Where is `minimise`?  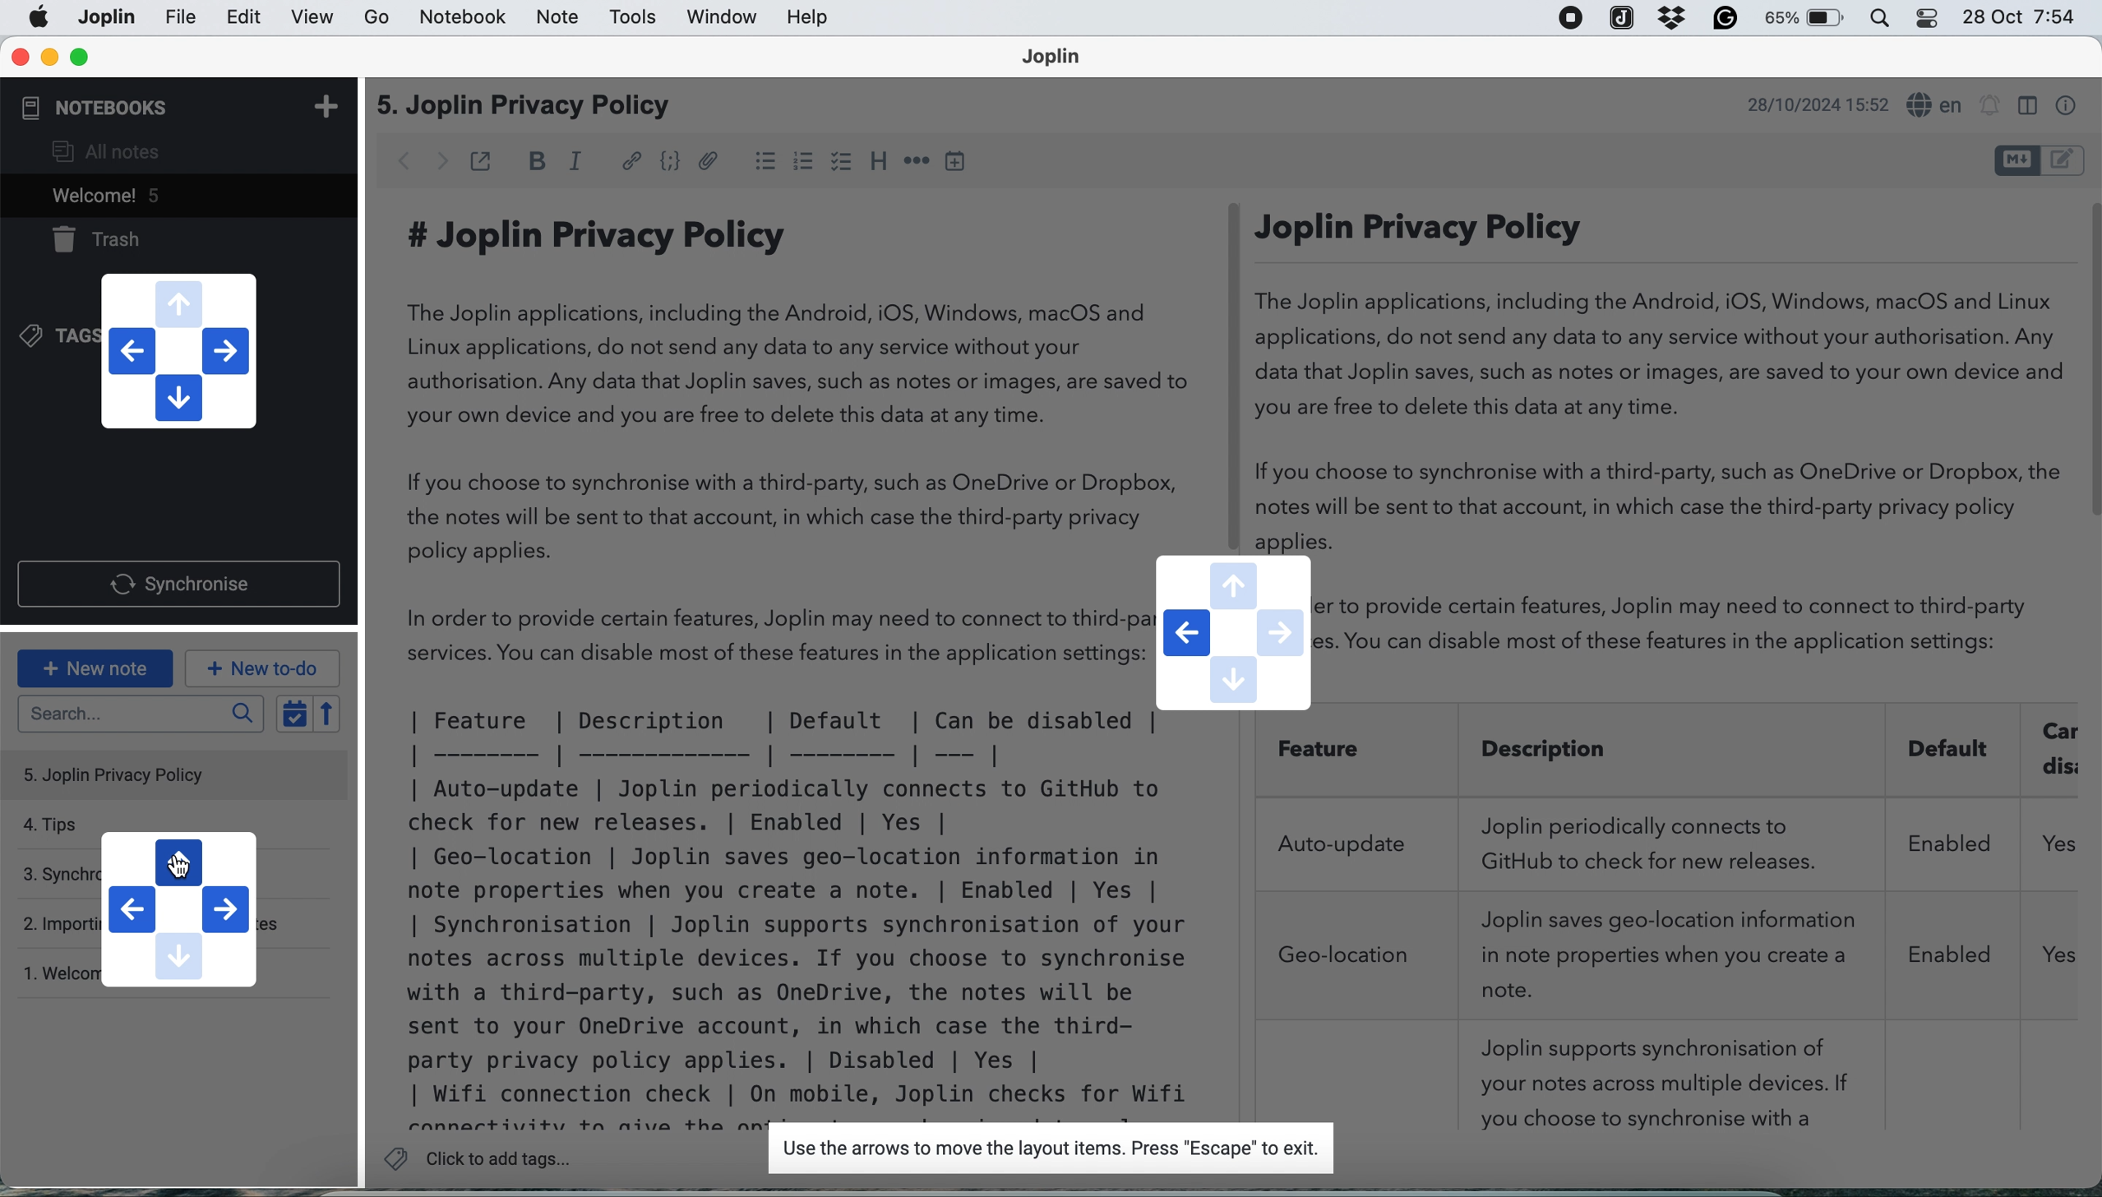 minimise is located at coordinates (51, 58).